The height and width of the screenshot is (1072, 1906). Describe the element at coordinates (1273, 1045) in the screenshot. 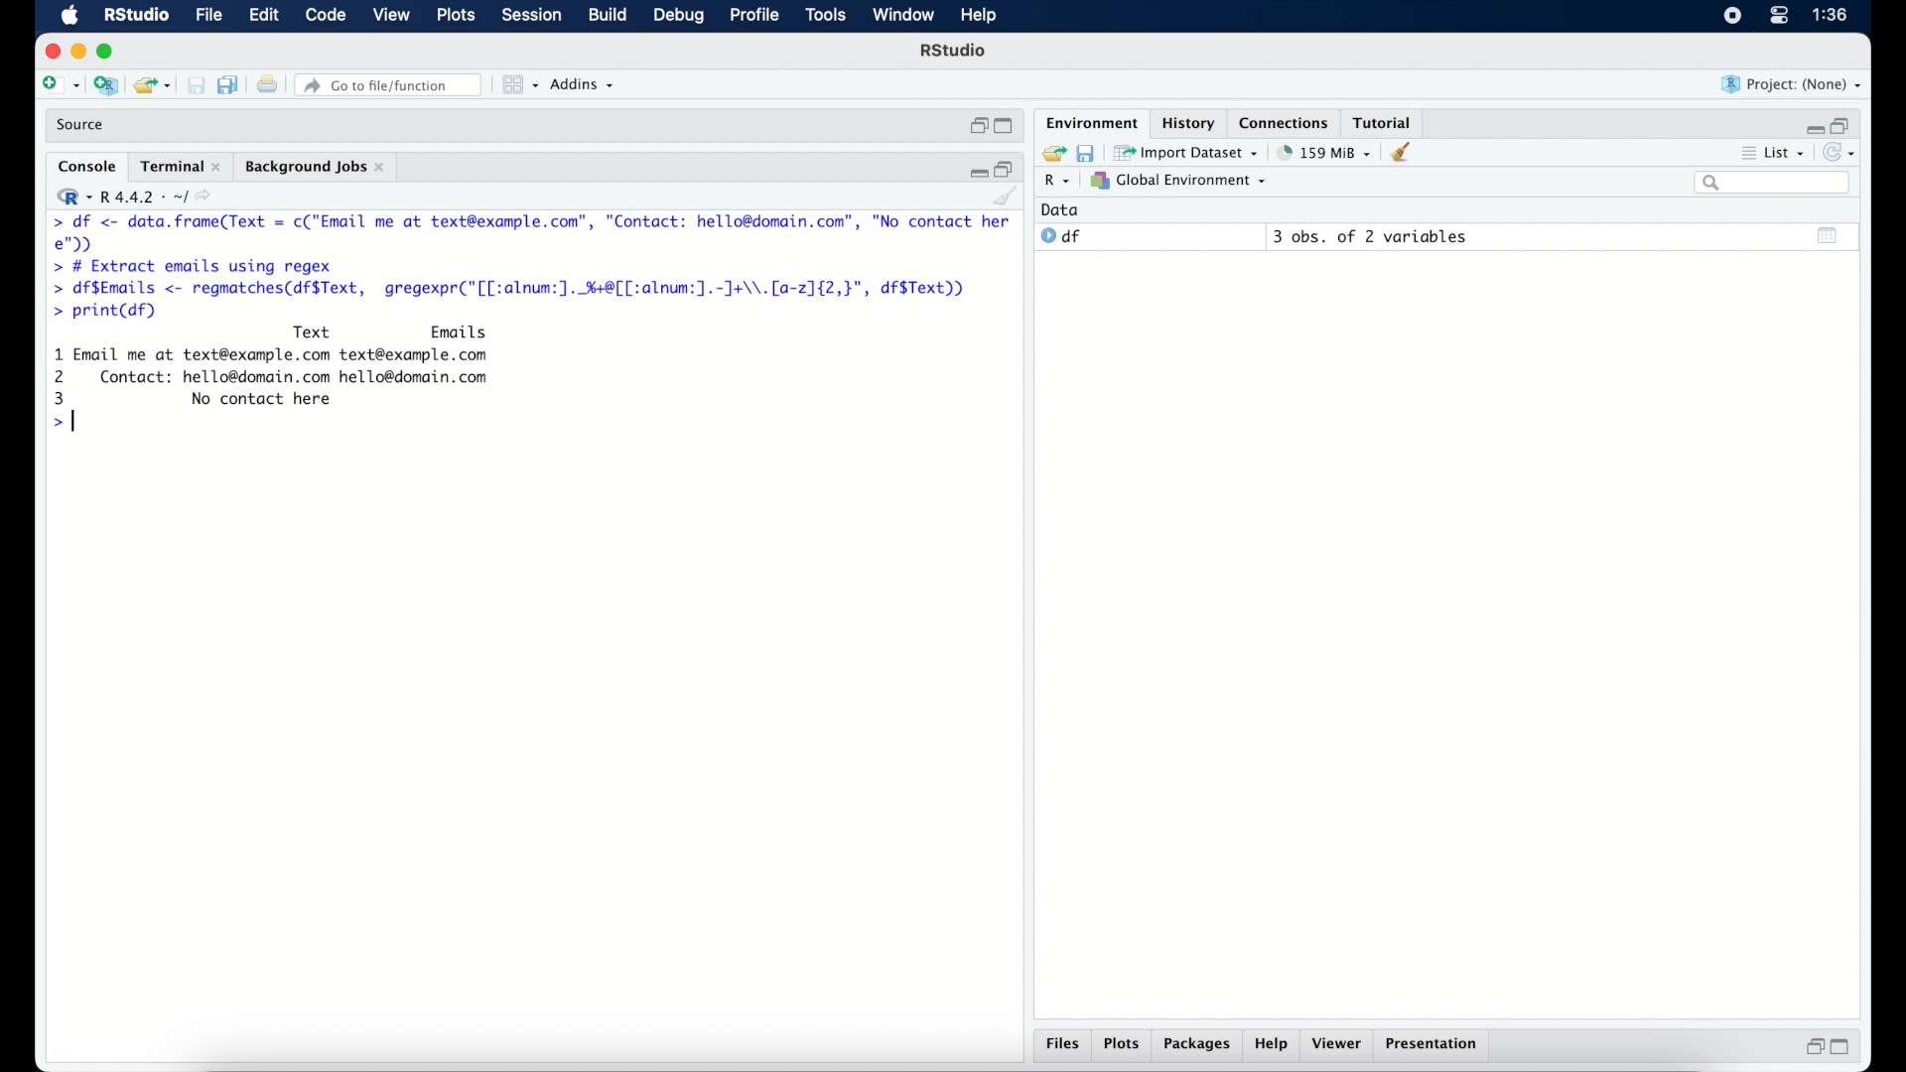

I see `help` at that location.